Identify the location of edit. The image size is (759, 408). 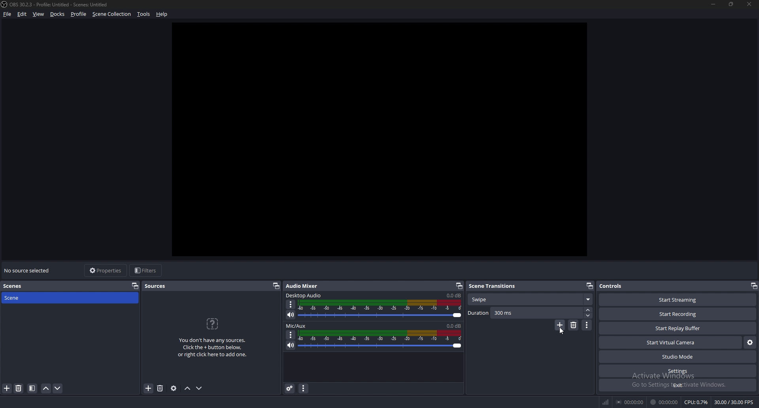
(23, 14).